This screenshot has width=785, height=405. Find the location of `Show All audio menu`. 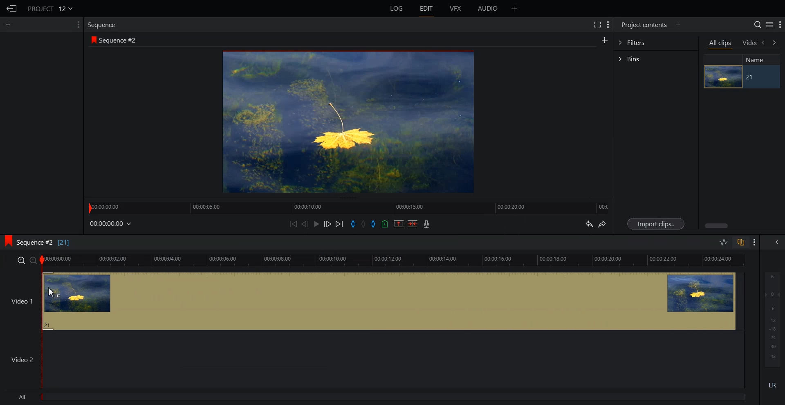

Show All audio menu is located at coordinates (776, 242).